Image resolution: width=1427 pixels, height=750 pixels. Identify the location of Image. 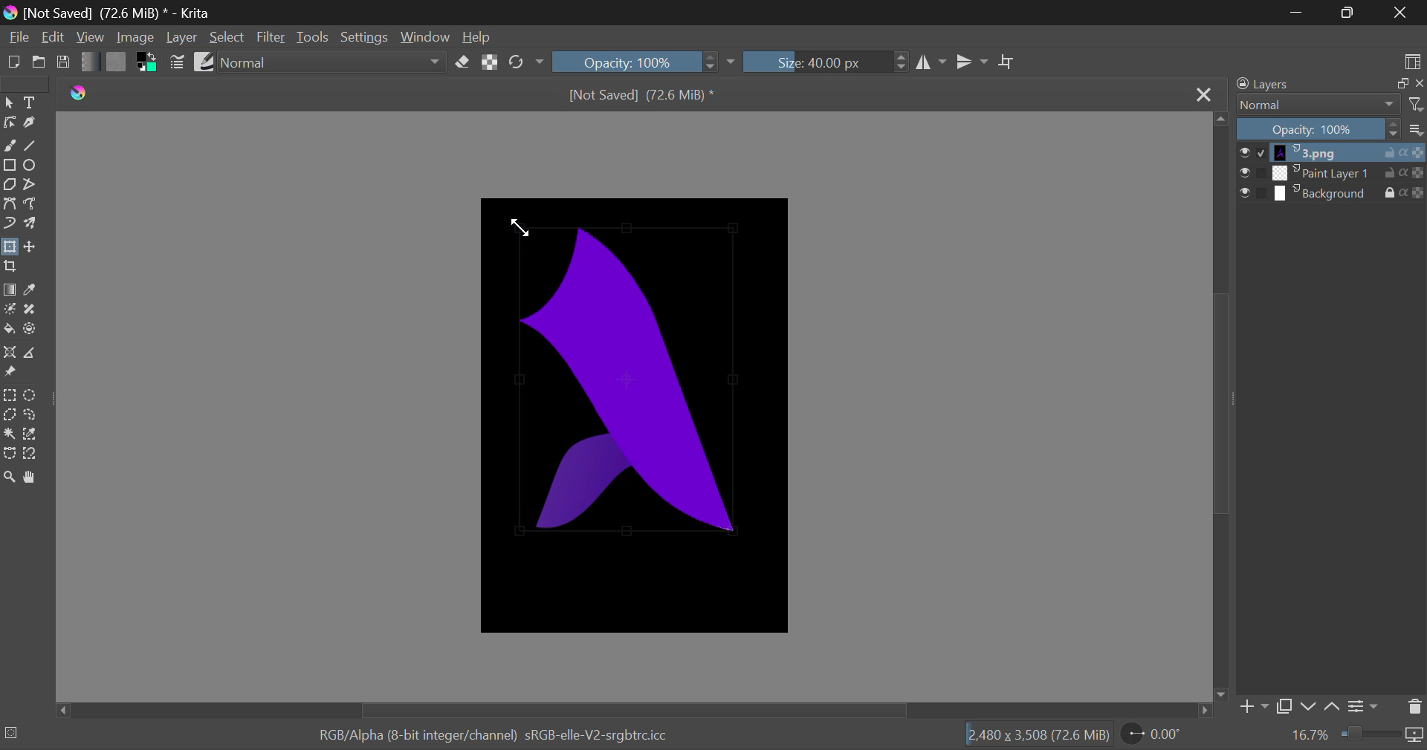
(137, 39).